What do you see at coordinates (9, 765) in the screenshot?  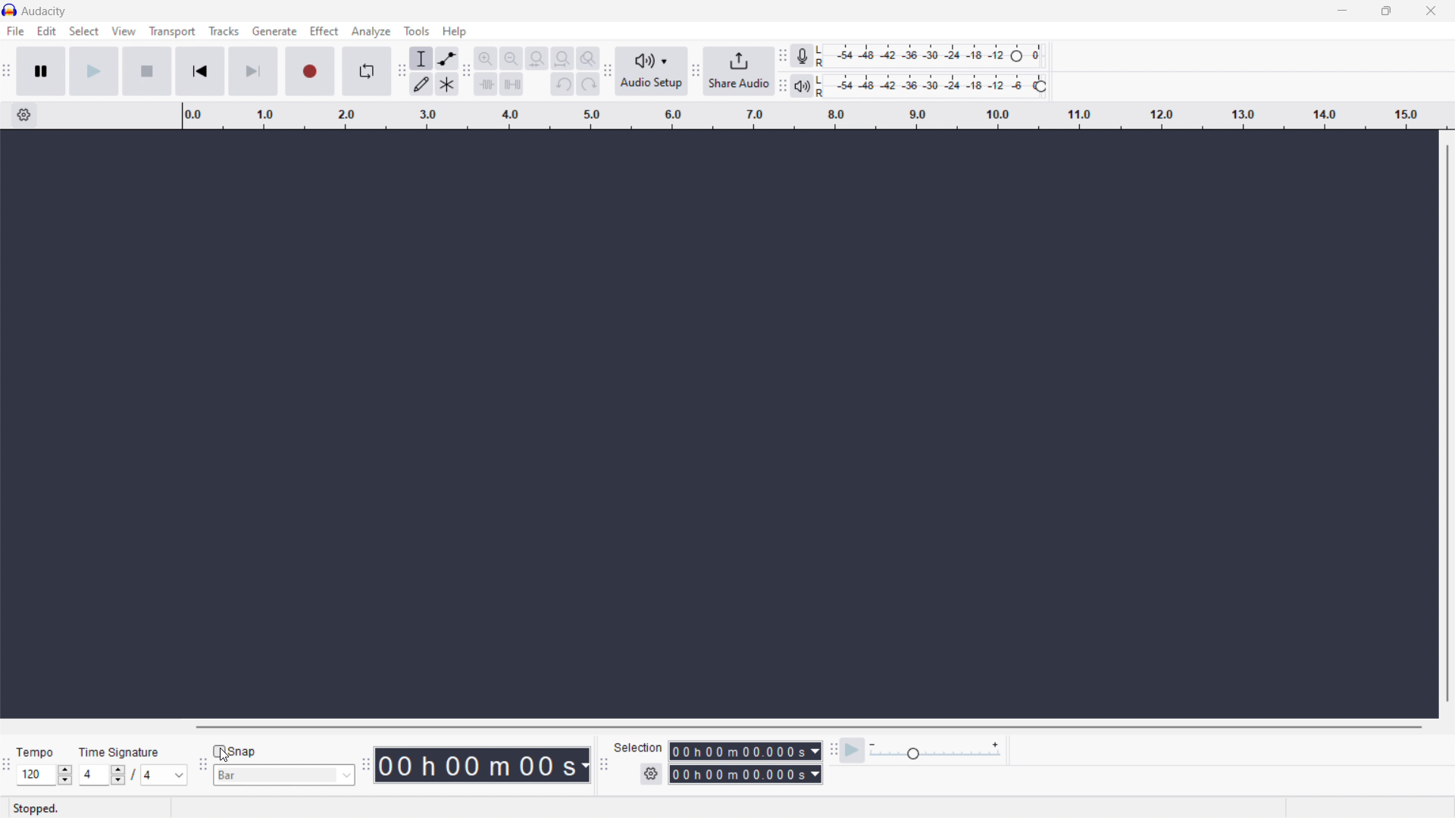 I see `time signature toolbar` at bounding box center [9, 765].